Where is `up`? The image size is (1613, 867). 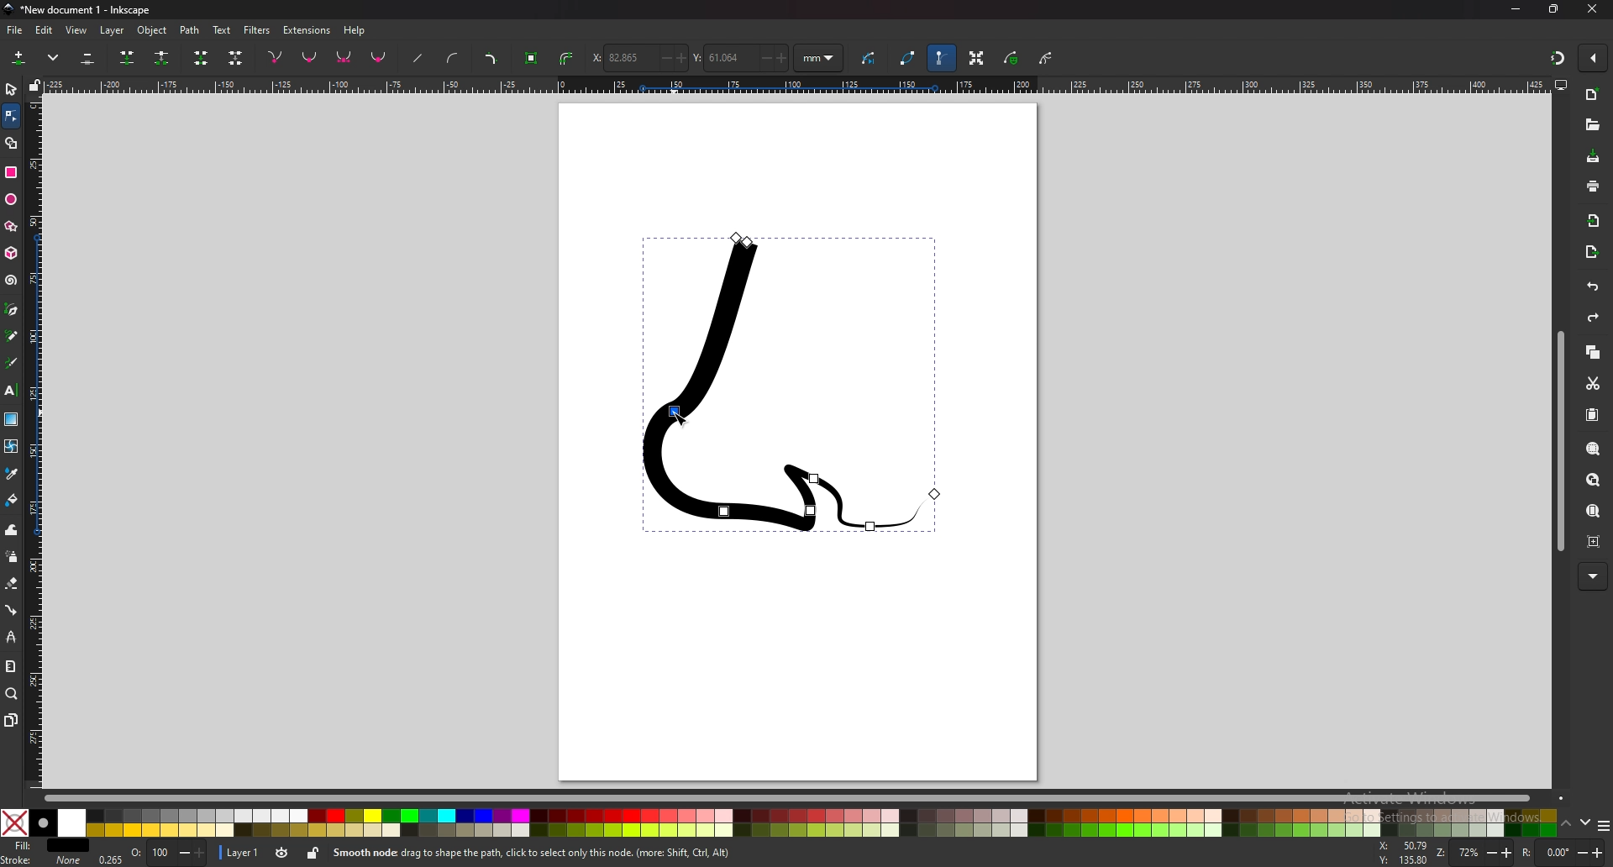 up is located at coordinates (1567, 824).